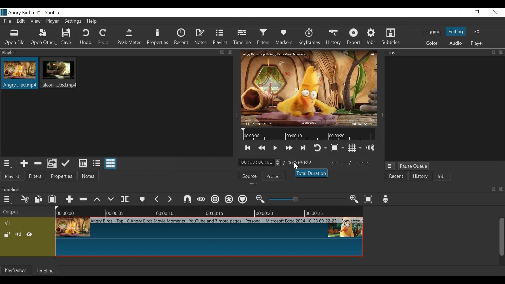 The width and height of the screenshot is (505, 284). I want to click on Ripple delete, so click(84, 200).